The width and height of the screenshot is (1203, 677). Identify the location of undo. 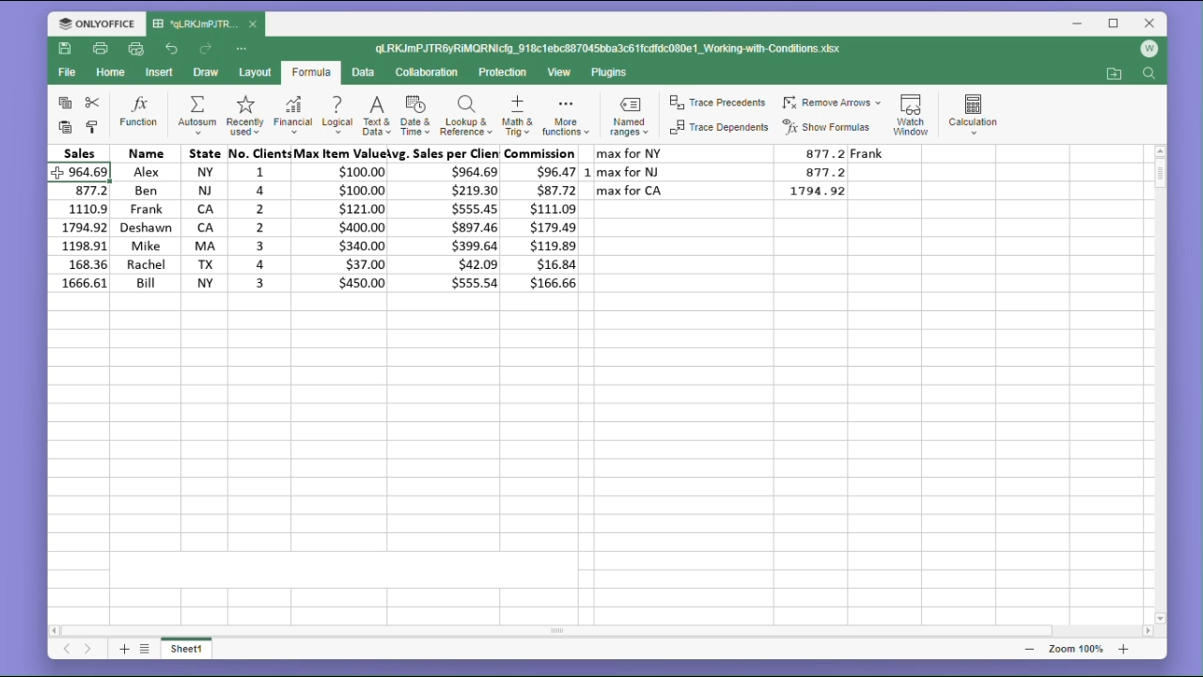
(172, 47).